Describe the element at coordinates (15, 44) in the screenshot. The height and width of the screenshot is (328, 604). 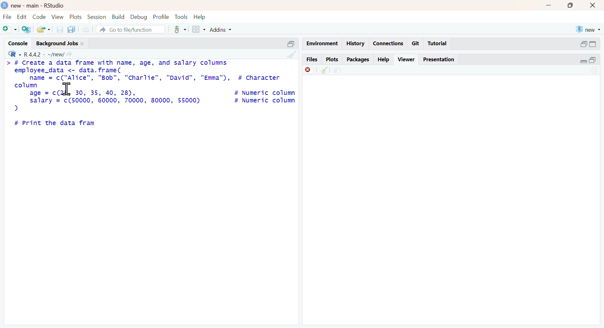
I see `Console` at that location.